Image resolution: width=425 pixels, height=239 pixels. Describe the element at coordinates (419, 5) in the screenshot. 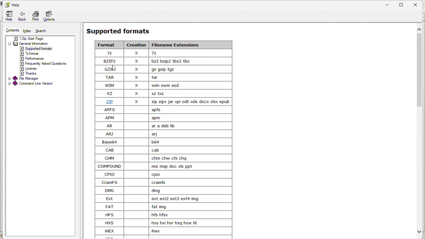

I see `close` at that location.